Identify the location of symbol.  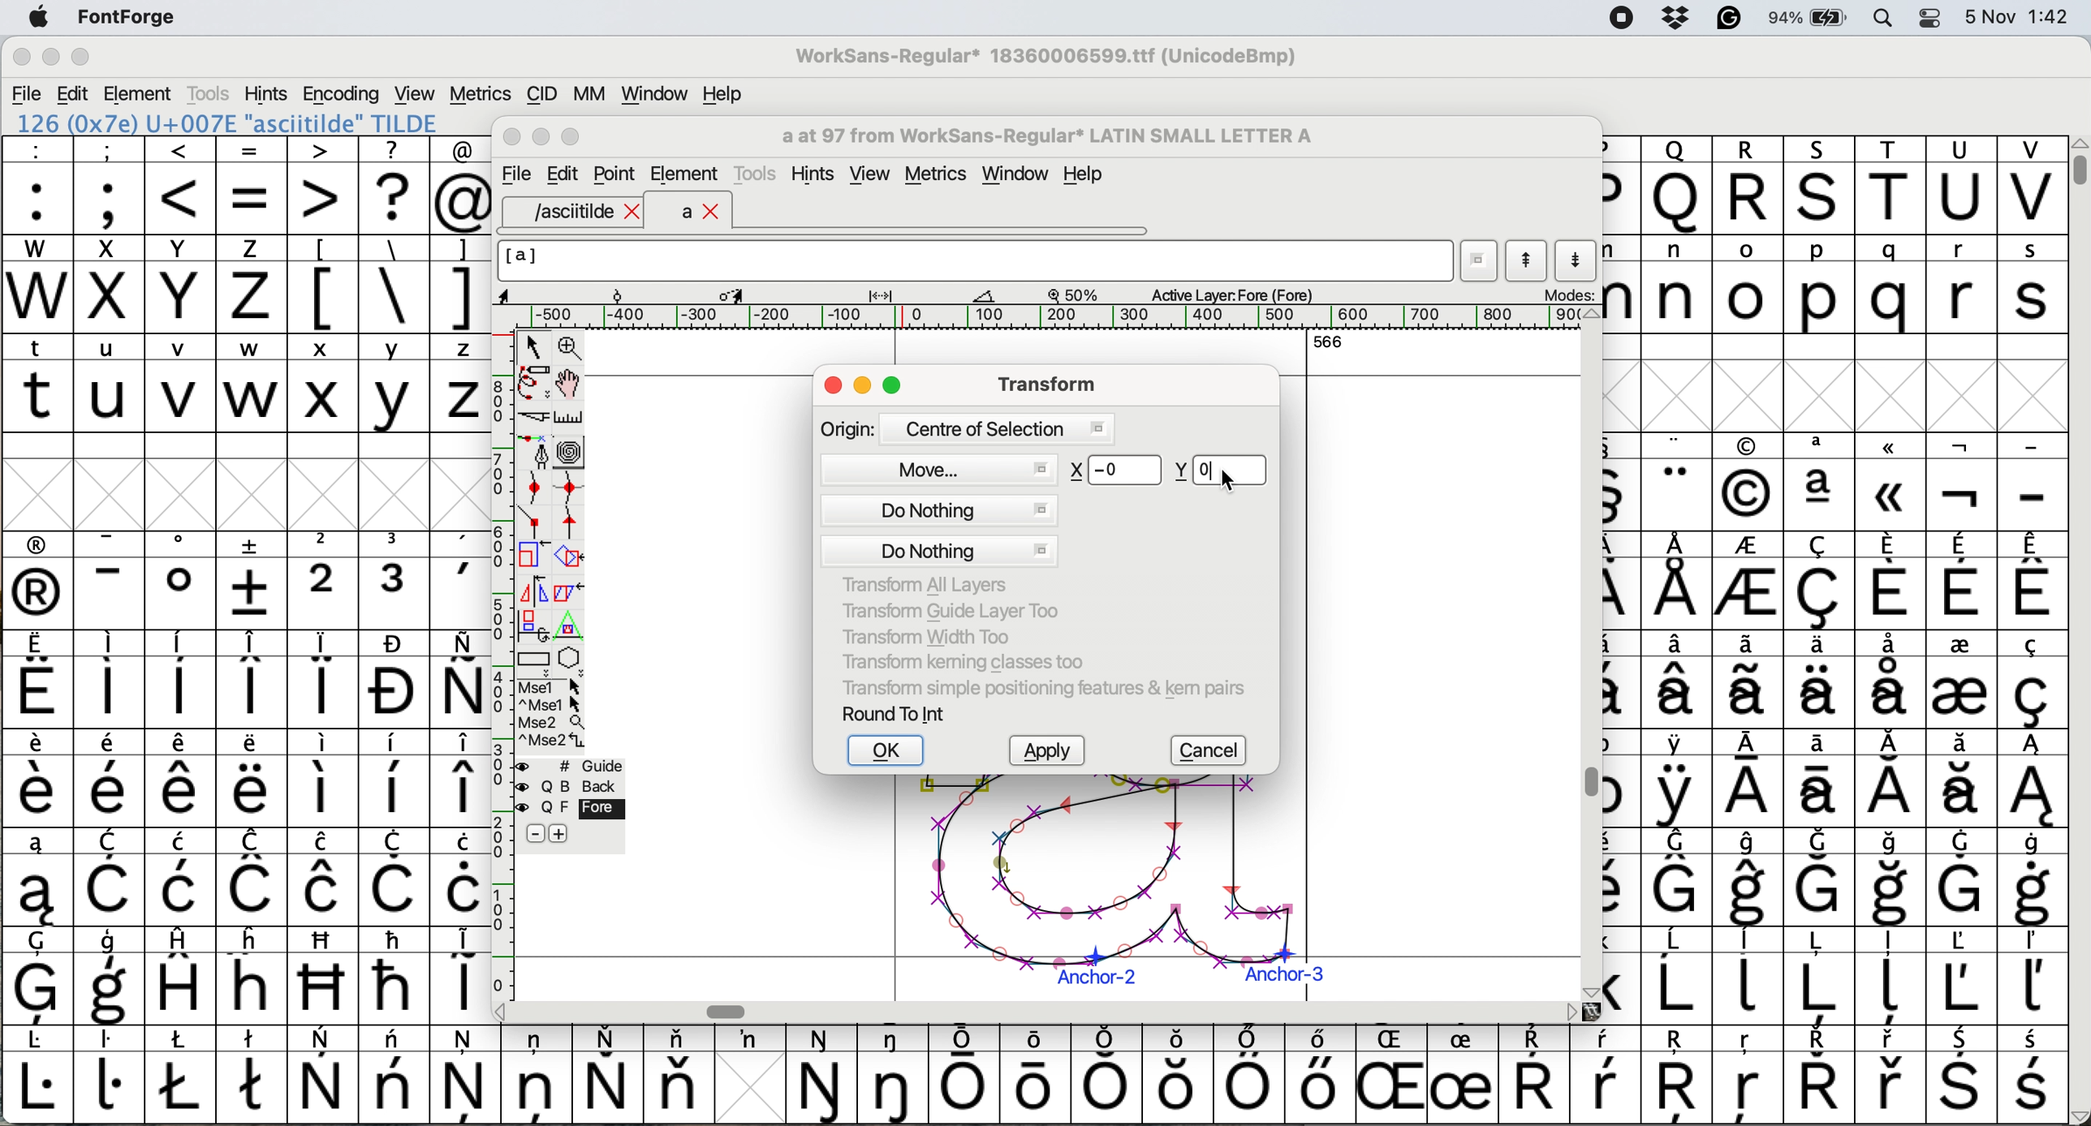
(1606, 1075).